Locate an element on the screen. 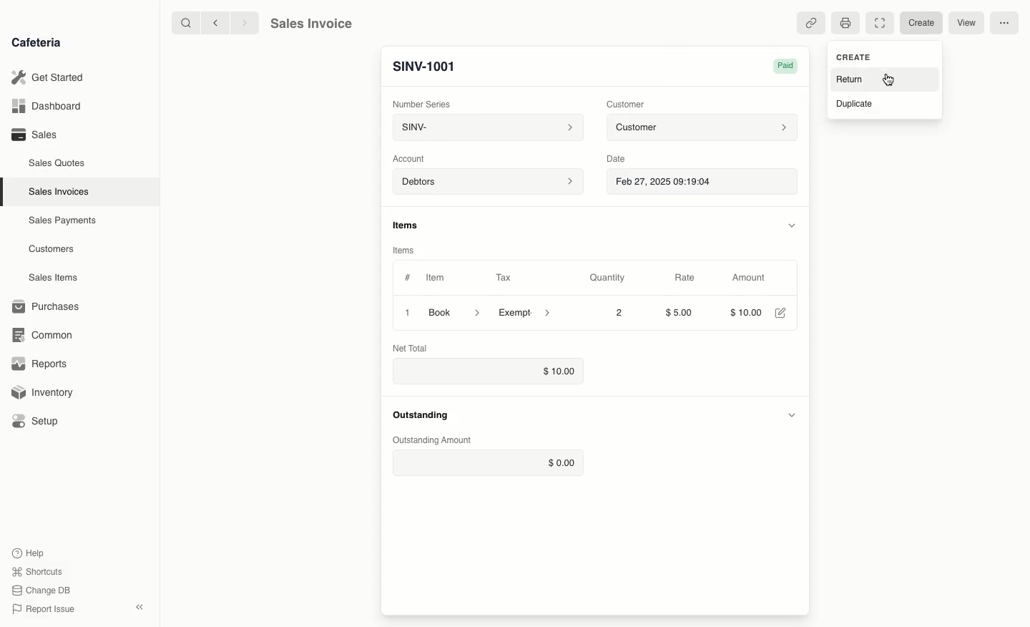  Date is located at coordinates (617, 159).